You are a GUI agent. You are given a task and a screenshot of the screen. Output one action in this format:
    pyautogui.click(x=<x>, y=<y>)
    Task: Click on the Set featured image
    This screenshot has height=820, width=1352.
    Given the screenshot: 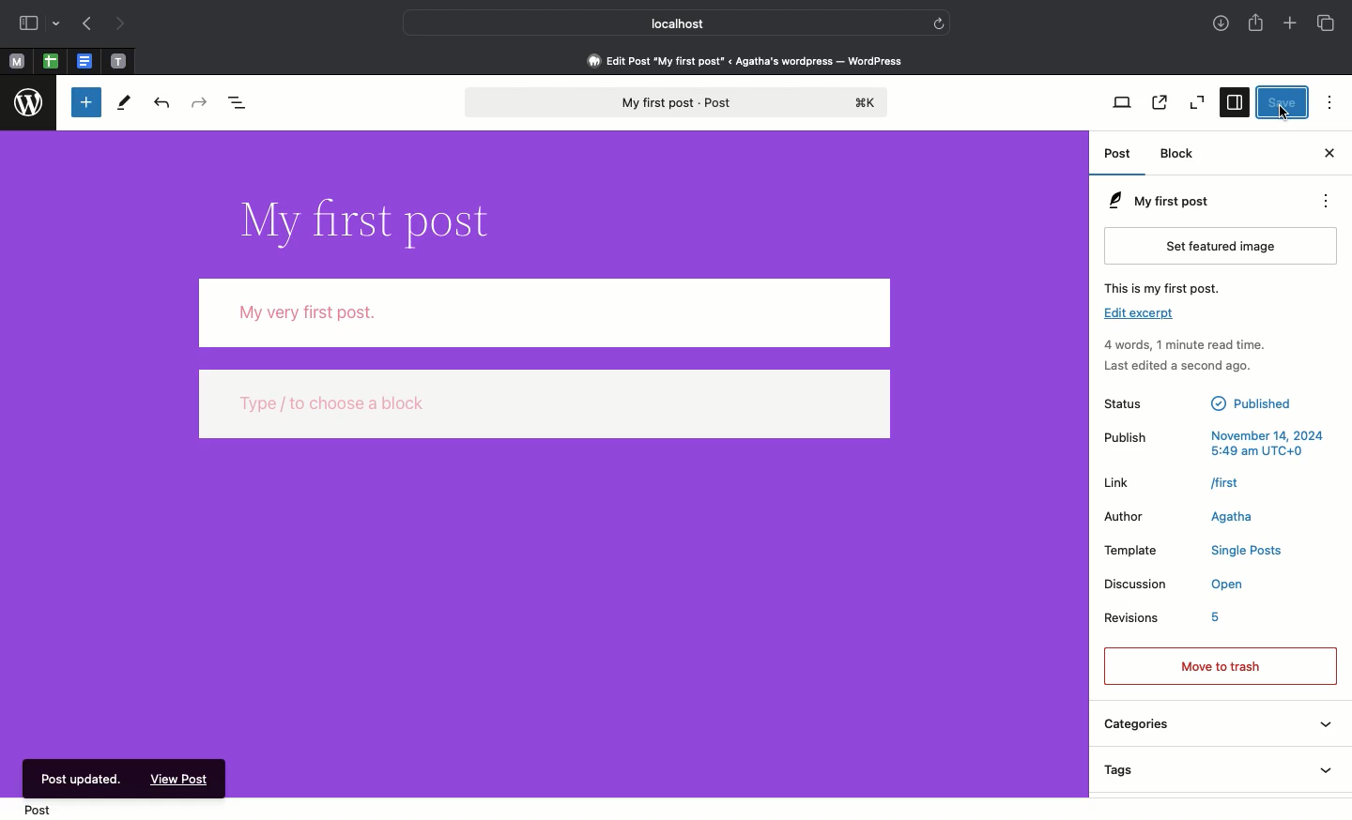 What is the action you would take?
    pyautogui.click(x=1224, y=245)
    